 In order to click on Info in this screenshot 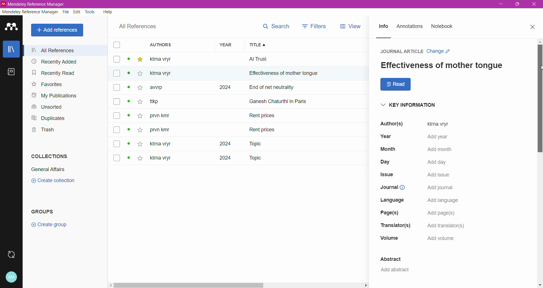, I will do `click(383, 27)`.